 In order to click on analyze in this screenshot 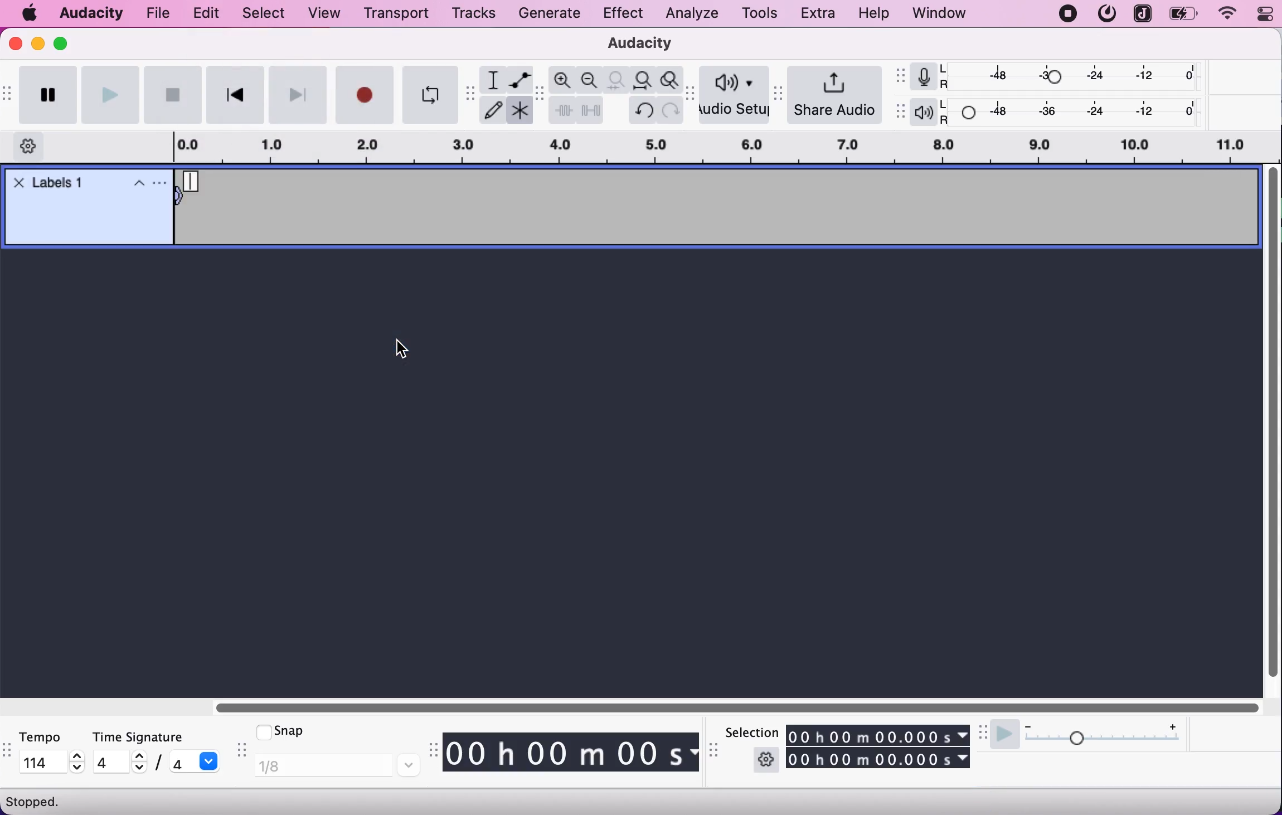, I will do `click(689, 14)`.